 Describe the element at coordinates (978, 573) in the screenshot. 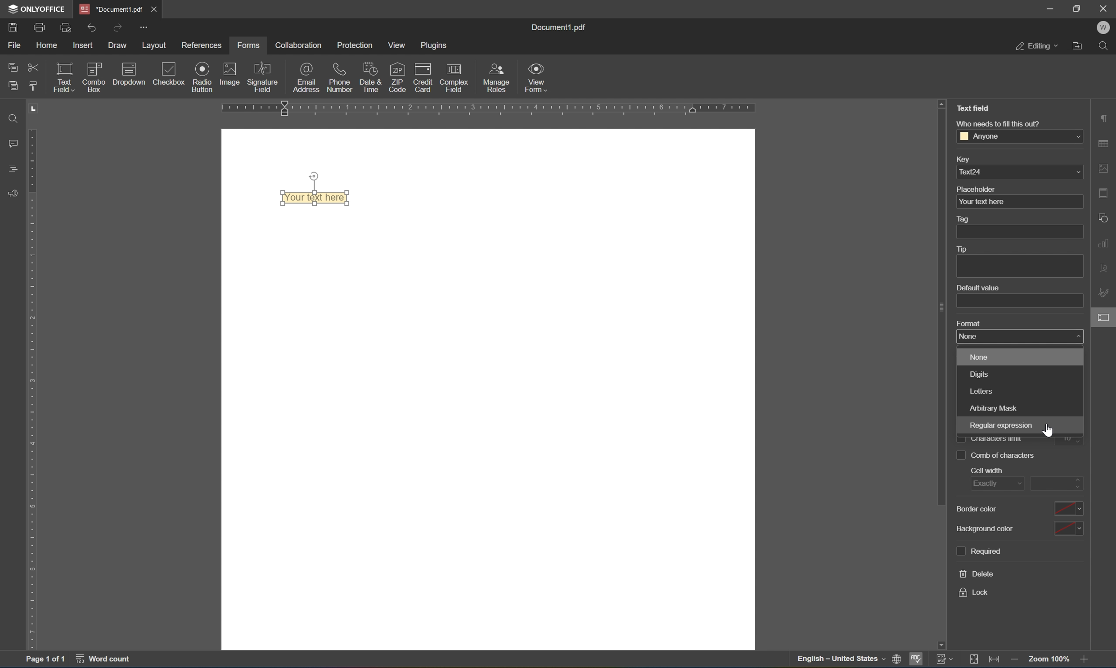

I see `delete` at that location.